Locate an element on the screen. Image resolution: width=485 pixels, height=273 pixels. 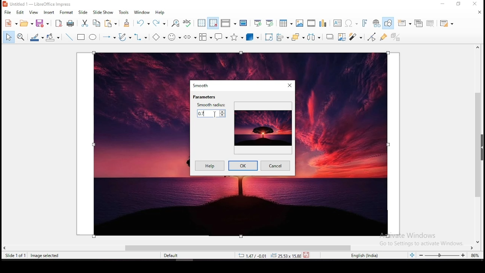
curves and polygons is located at coordinates (125, 37).